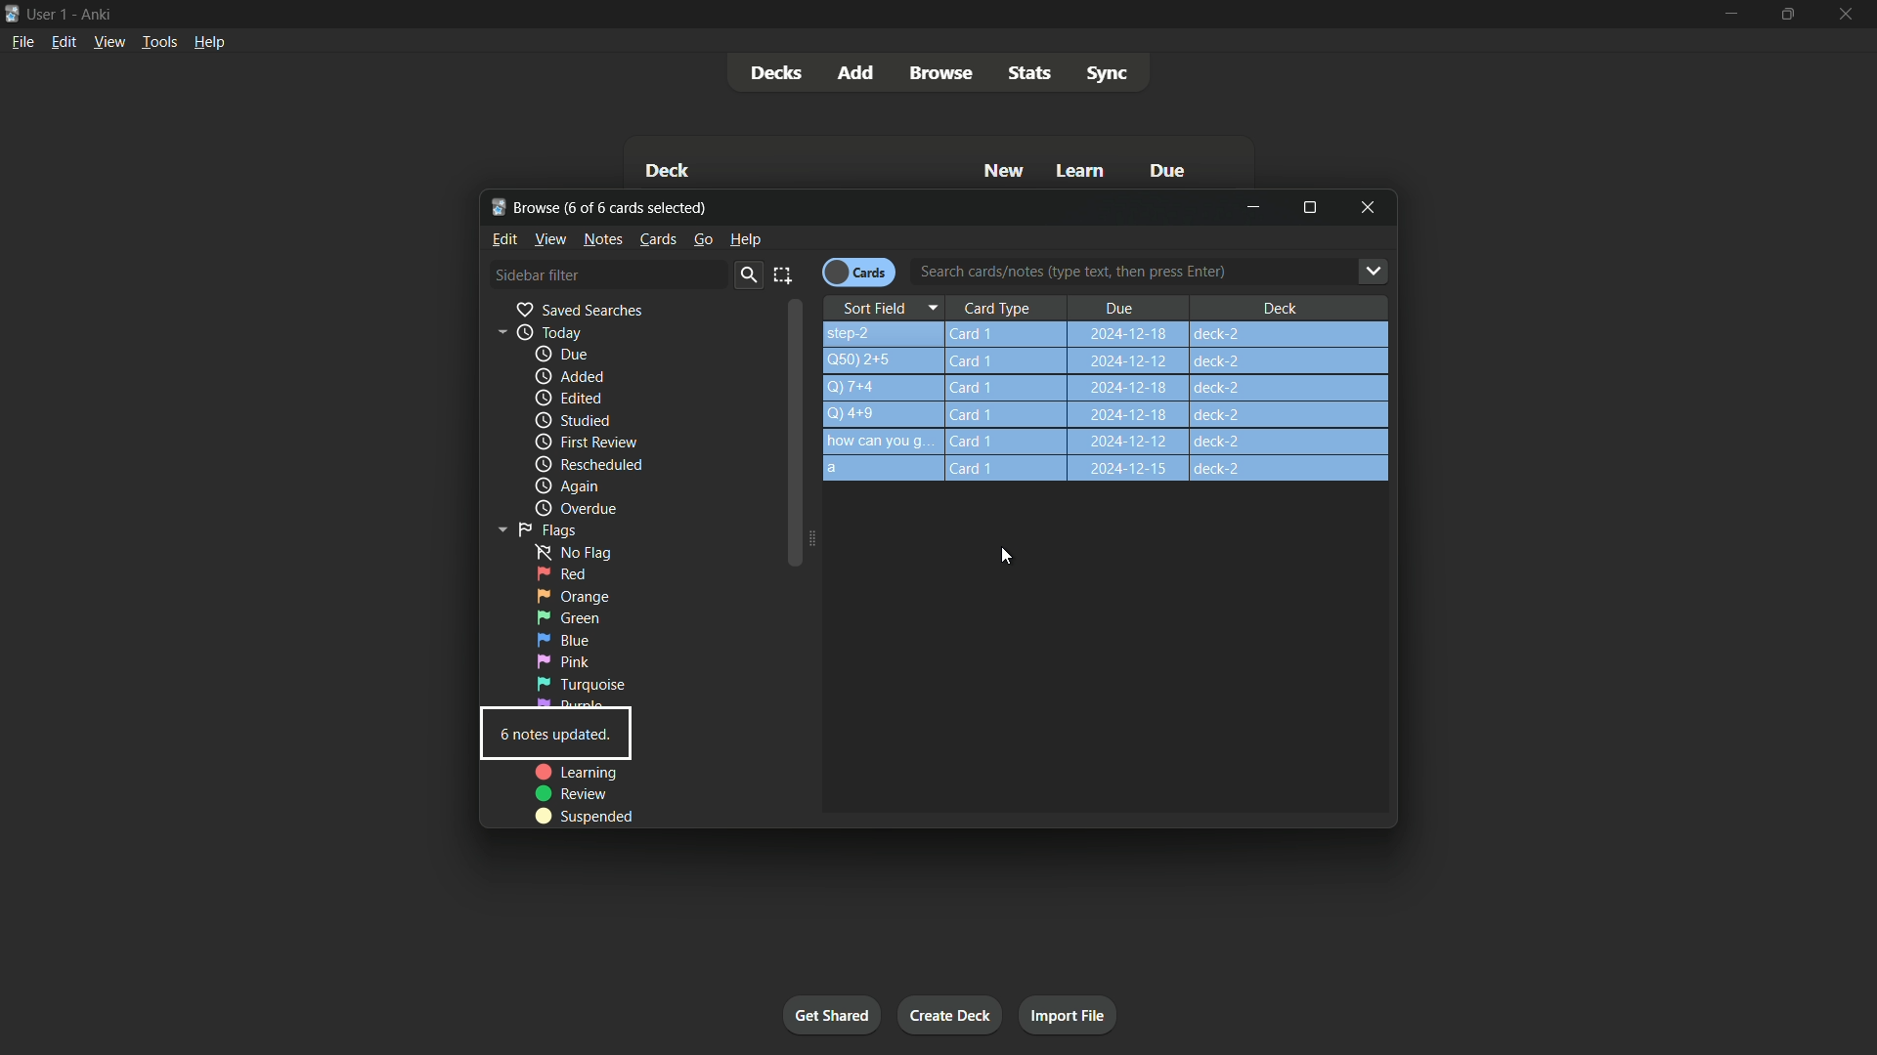 This screenshot has width=1877, height=1055. I want to click on step-2 Card1 2024-12-18 deck-2 Q)50)2+5Q)7+4 Card1 2024-12-18 deck-2  14+9 Card 1 how can youg.. Card 1 2024-12-18 deck-2  a Card 1 2024-12-18 deck-2 , so click(1113, 403).